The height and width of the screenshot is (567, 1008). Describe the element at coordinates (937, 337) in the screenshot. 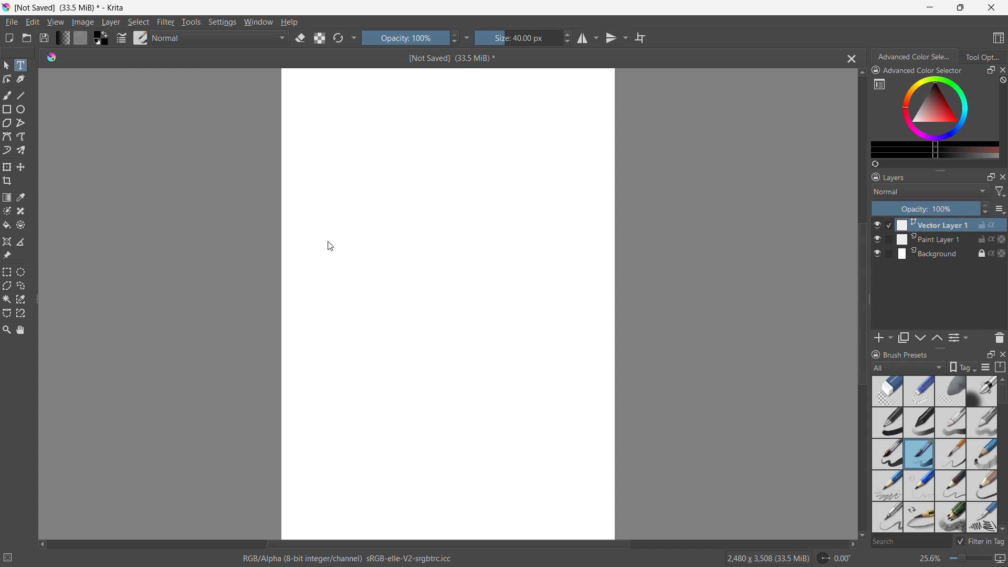

I see `move layer down` at that location.